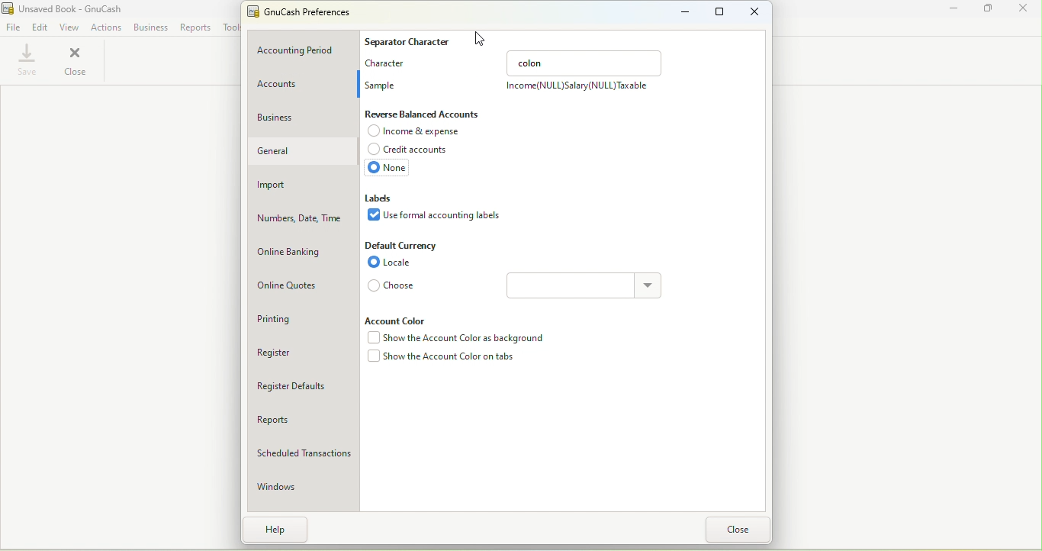 The height and width of the screenshot is (551, 1042). What do you see at coordinates (387, 169) in the screenshot?
I see `None` at bounding box center [387, 169].